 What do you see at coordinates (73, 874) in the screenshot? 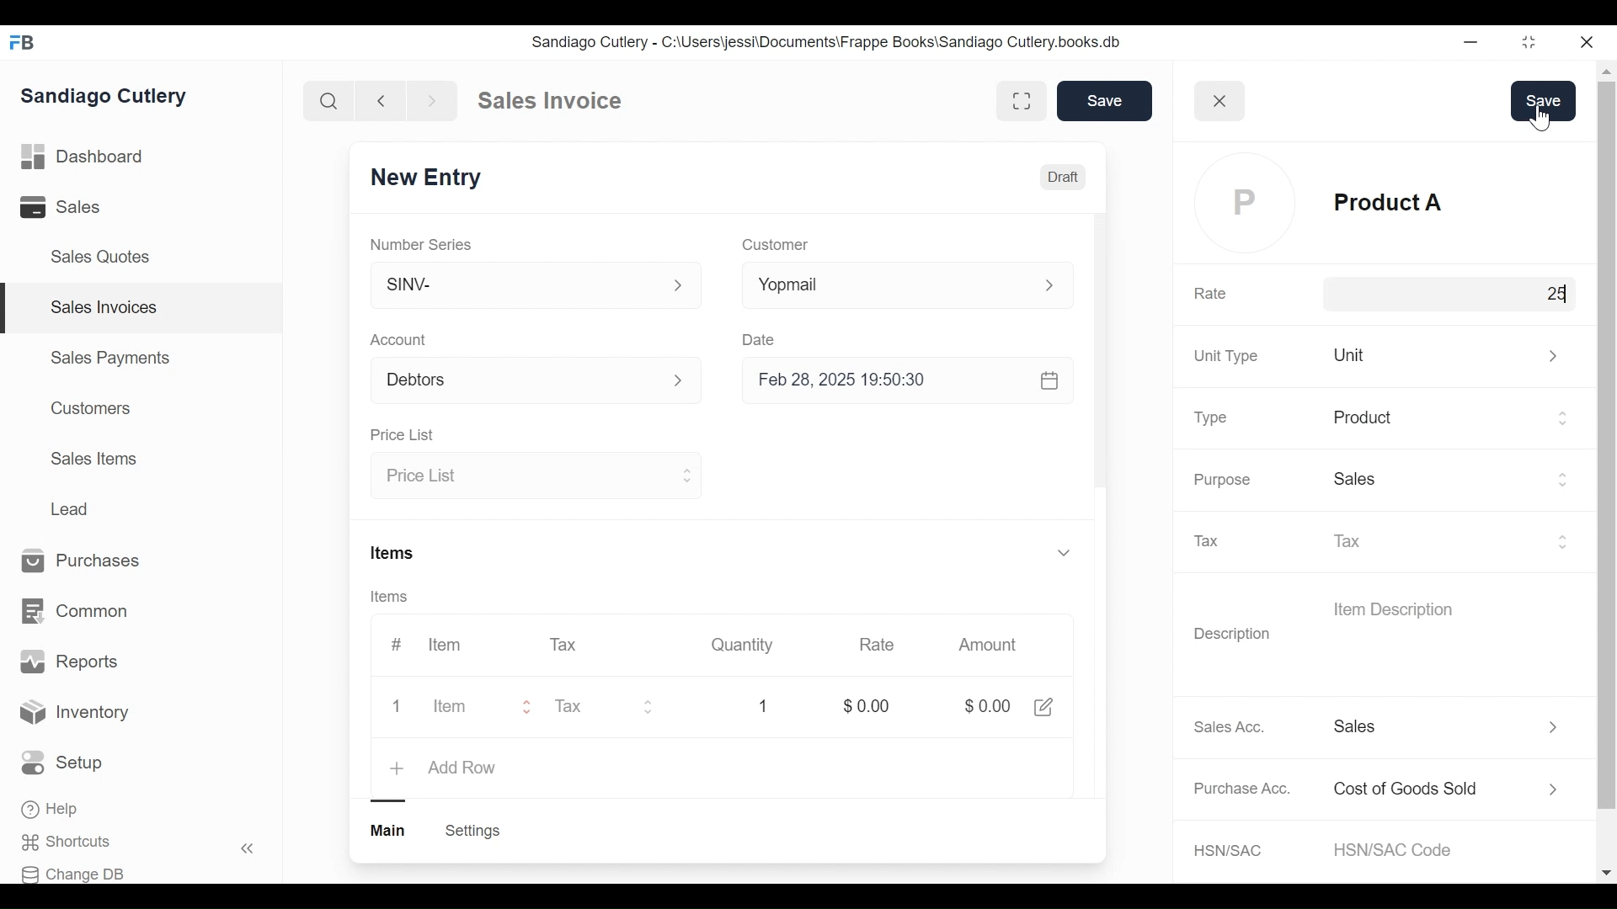
I see `Change DB` at bounding box center [73, 874].